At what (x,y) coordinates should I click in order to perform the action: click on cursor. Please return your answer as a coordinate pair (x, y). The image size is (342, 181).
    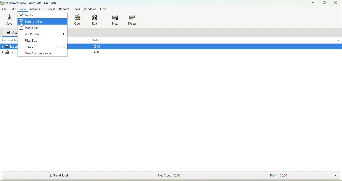
    Looking at the image, I should click on (24, 25).